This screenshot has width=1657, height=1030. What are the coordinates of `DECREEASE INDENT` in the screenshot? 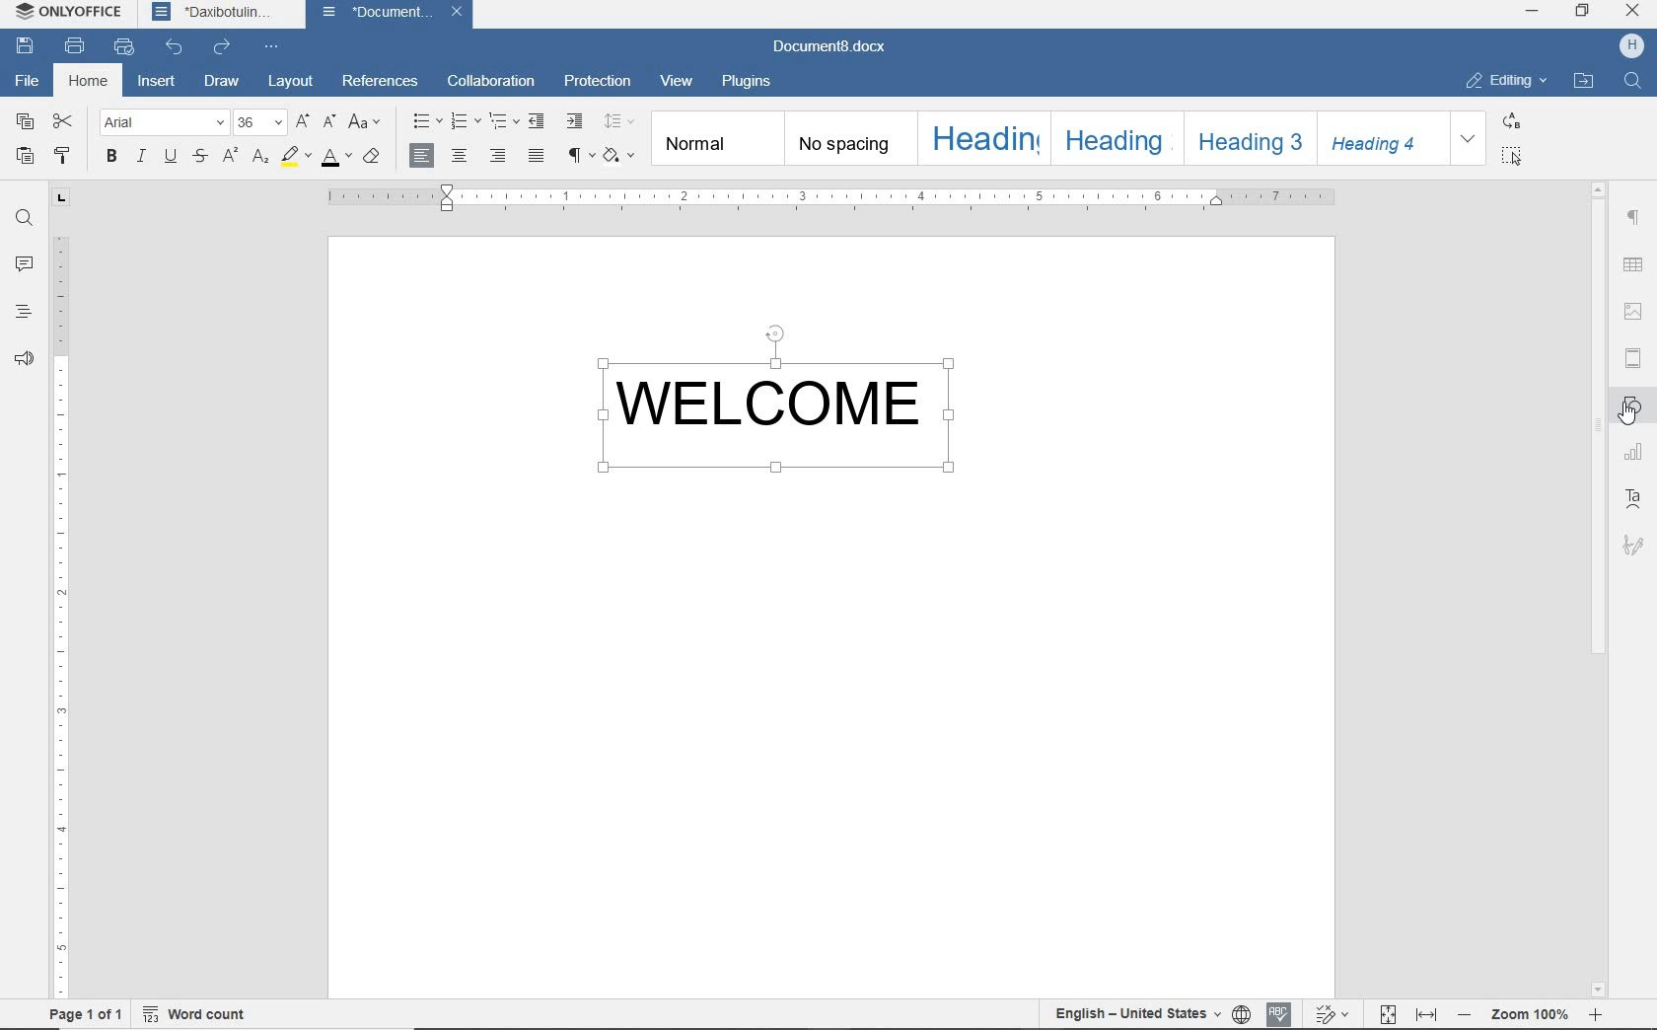 It's located at (538, 121).